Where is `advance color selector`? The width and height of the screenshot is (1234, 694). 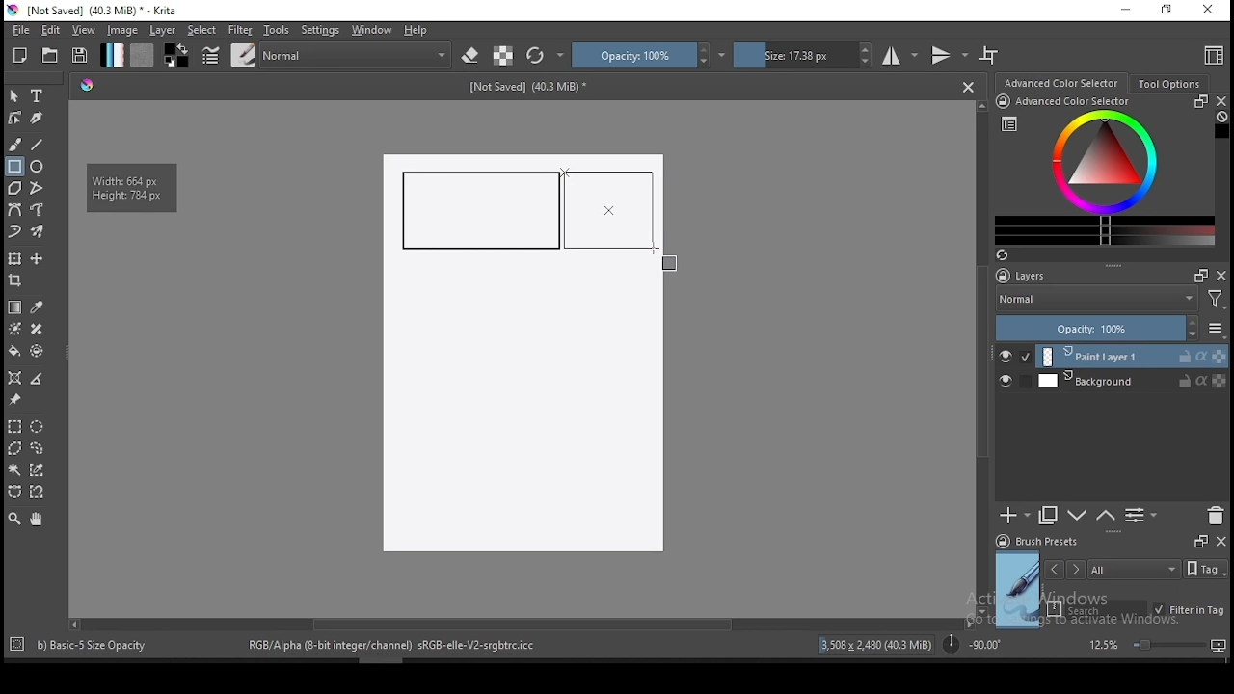
advance color selector is located at coordinates (1063, 82).